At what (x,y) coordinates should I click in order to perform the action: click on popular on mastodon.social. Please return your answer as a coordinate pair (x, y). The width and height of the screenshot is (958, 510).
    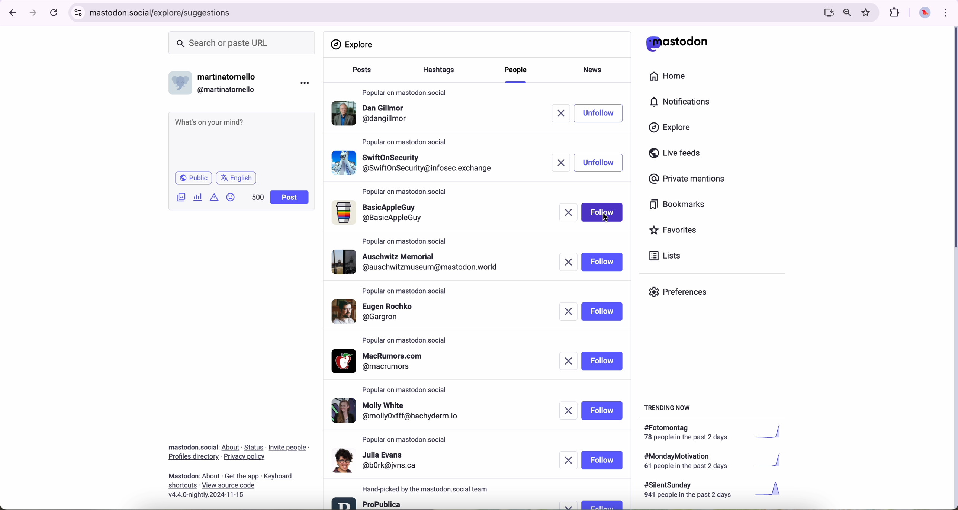
    Looking at the image, I should click on (406, 141).